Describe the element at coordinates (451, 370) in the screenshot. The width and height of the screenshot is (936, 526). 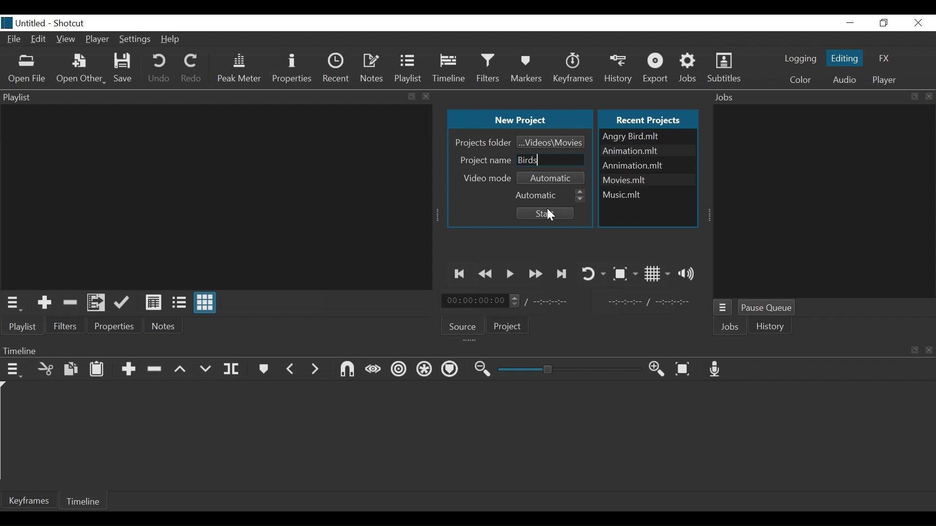
I see `Ripple Markers` at that location.